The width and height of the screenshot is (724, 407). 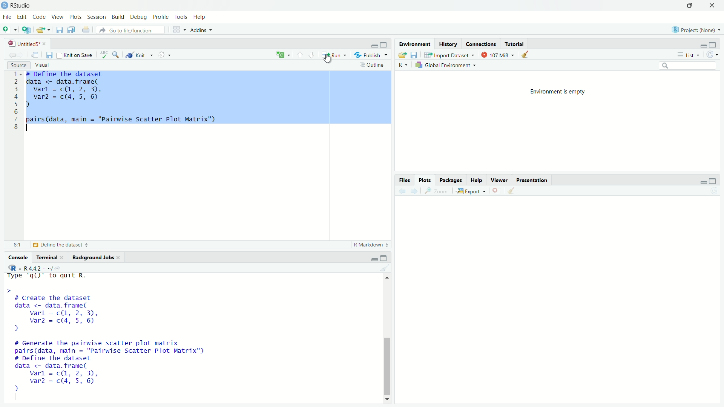 I want to click on # DeTine the dataset
data <- data.frame(
varl = c(1, 2, 3),
var = c(4, 5, 6)
)
pairs(data, main = "Pairwise Scatter Plot Matrix"), so click(x=209, y=98).